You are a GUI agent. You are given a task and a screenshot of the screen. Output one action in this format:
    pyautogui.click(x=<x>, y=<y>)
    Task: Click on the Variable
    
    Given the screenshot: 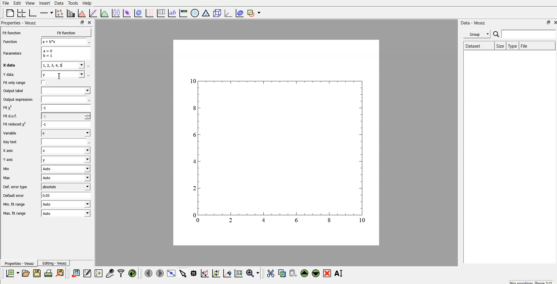 What is the action you would take?
    pyautogui.click(x=15, y=133)
    